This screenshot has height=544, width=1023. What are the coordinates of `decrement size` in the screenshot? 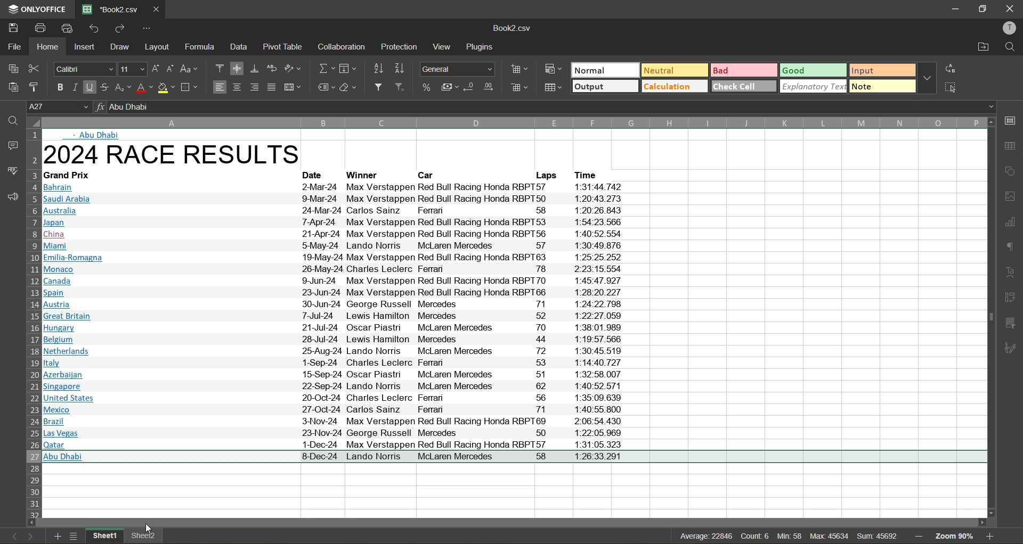 It's located at (169, 69).